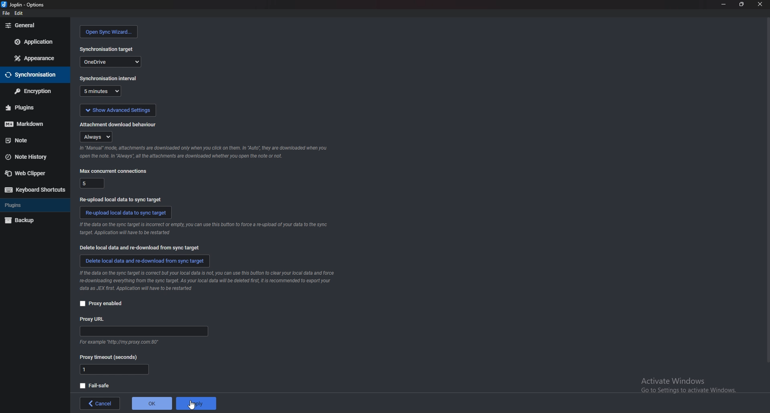 The width and height of the screenshot is (770, 413). What do you see at coordinates (743, 4) in the screenshot?
I see `resize` at bounding box center [743, 4].